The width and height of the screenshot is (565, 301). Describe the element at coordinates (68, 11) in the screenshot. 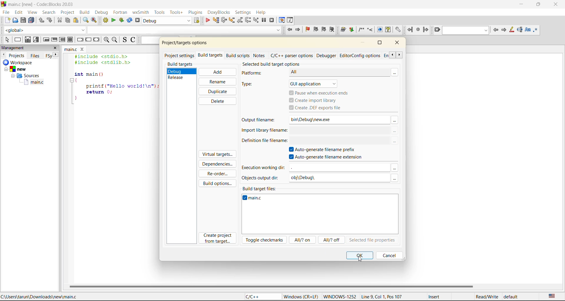

I see `project` at that location.